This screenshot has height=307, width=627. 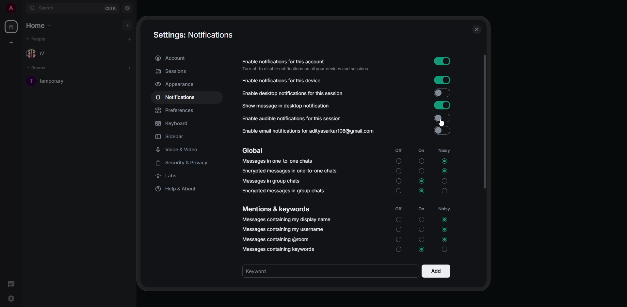 I want to click on noisy, so click(x=445, y=210).